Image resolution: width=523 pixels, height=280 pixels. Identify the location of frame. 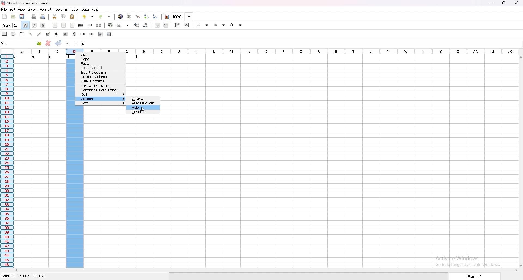
(22, 34).